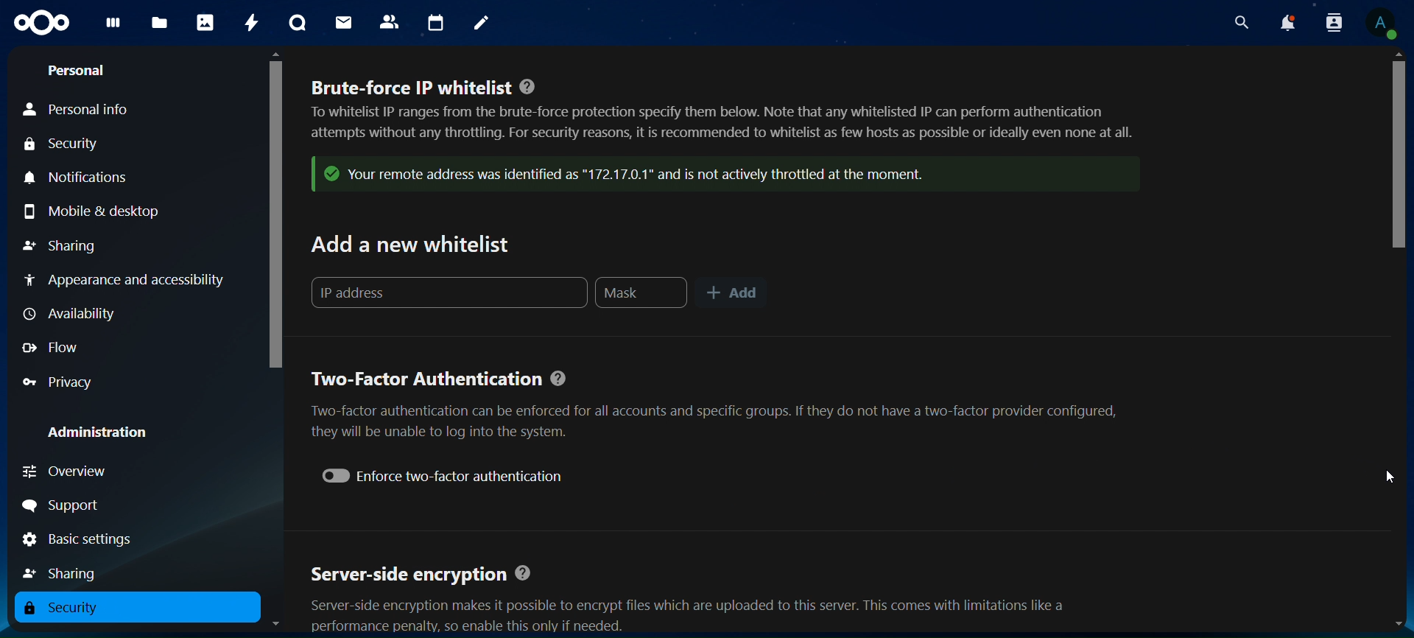 The height and width of the screenshot is (638, 1414). What do you see at coordinates (1382, 24) in the screenshot?
I see `view profile` at bounding box center [1382, 24].